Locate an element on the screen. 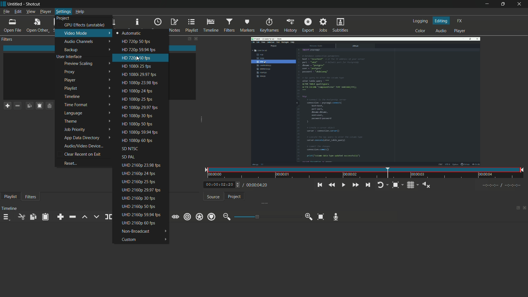  hd 1080p 30 fps is located at coordinates (142, 116).